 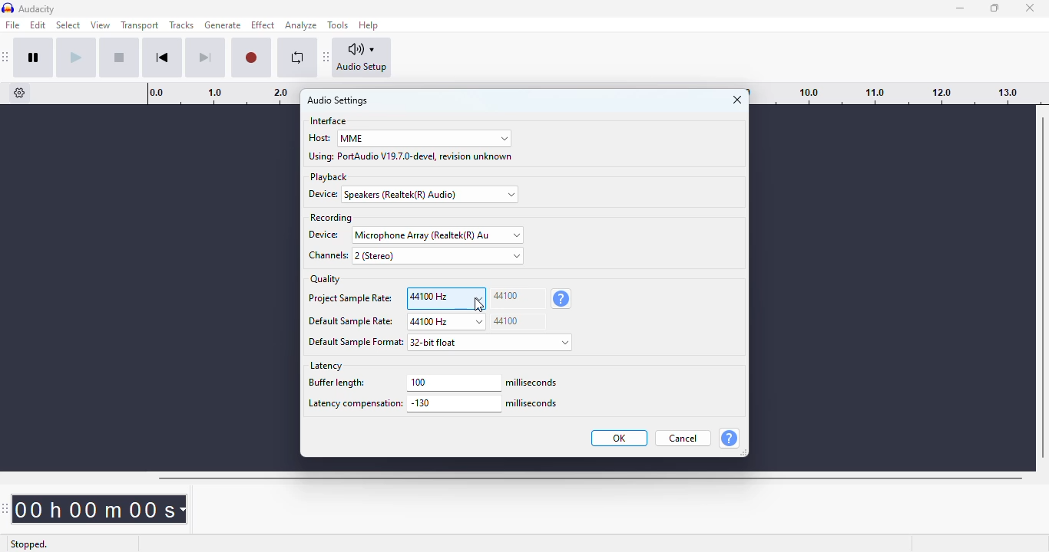 I want to click on select default sample format, so click(x=491, y=342).